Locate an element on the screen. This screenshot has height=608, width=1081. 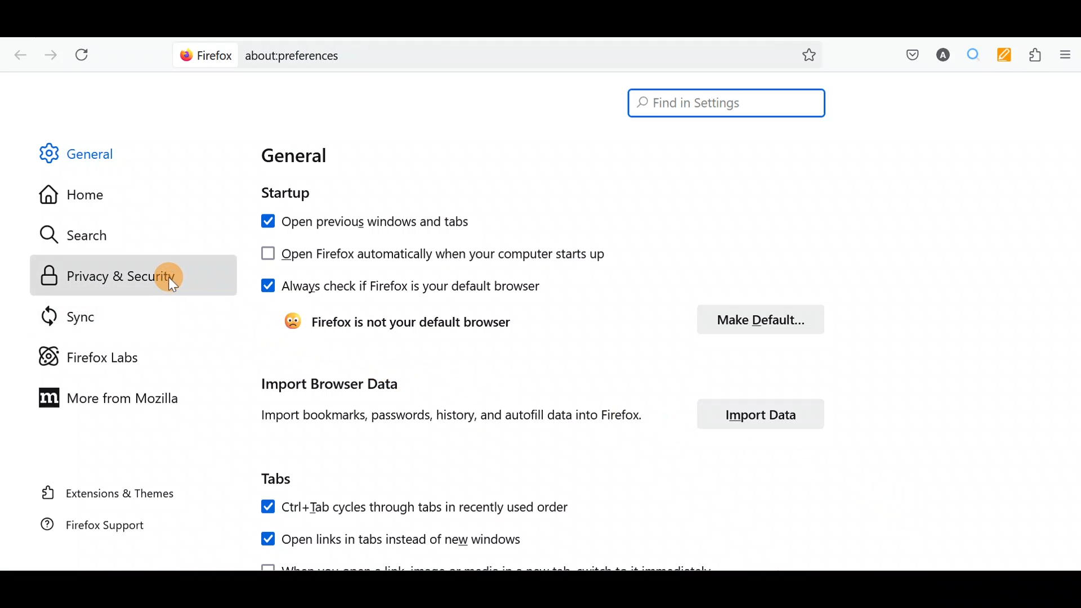
Startup is located at coordinates (294, 193).